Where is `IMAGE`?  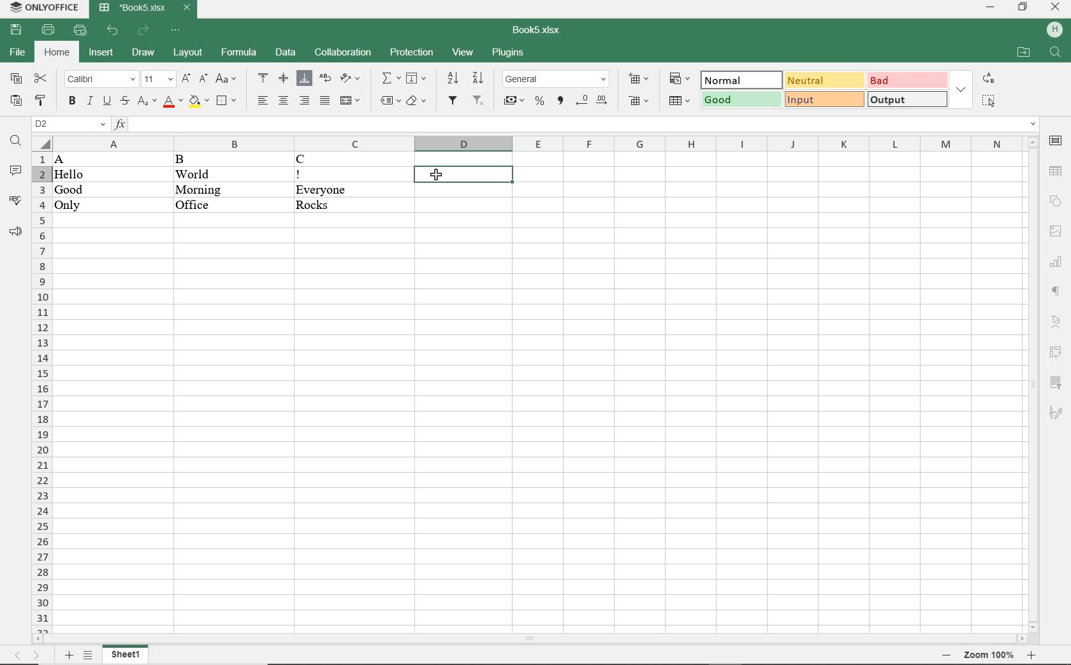 IMAGE is located at coordinates (1056, 230).